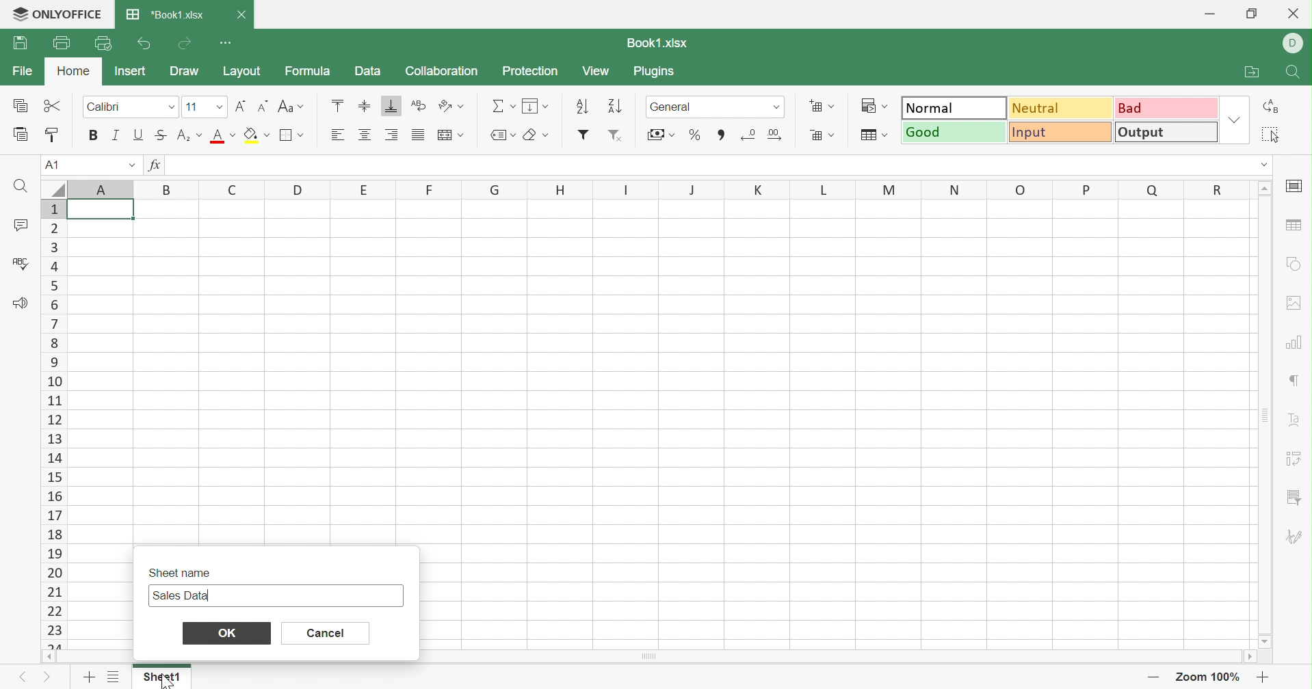 Image resolution: width=1312 pixels, height=689 pixels. What do you see at coordinates (111, 677) in the screenshot?
I see `List of sheets` at bounding box center [111, 677].